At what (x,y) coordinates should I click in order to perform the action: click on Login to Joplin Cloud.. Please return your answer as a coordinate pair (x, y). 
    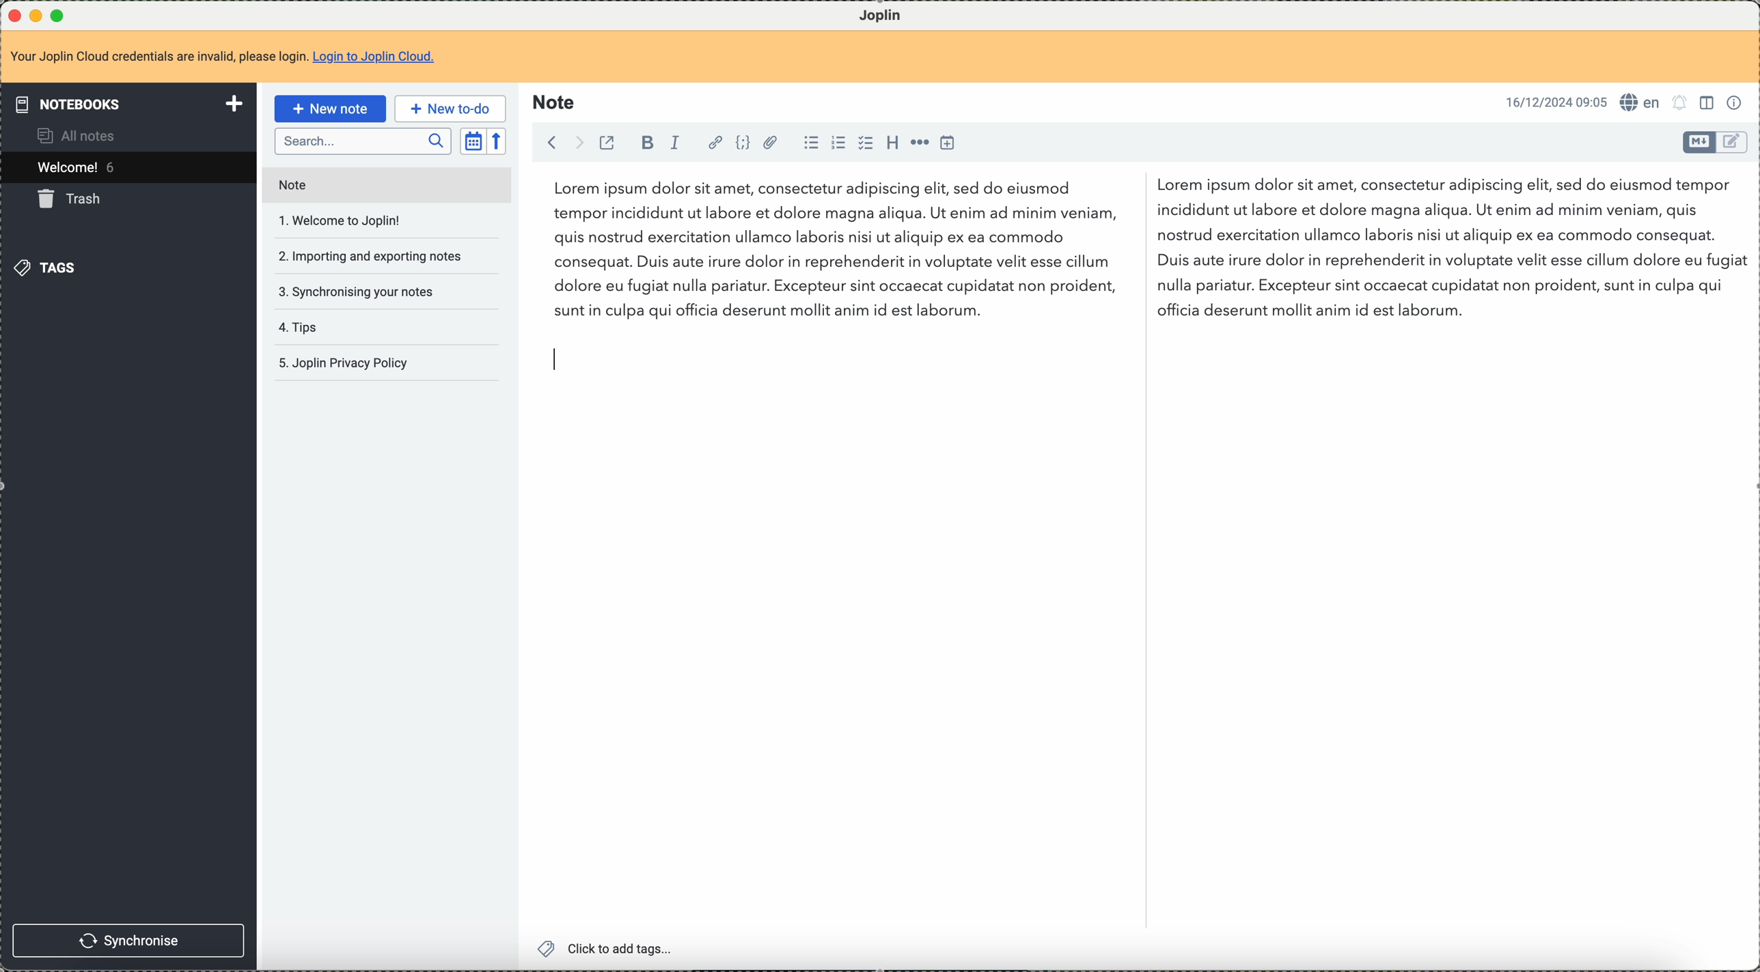
    Looking at the image, I should click on (379, 59).